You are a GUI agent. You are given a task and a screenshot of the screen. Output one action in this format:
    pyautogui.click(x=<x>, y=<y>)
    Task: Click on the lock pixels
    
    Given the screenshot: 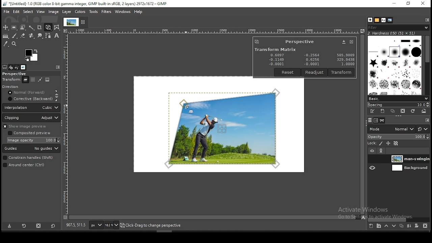 What is the action you would take?
    pyautogui.click(x=380, y=143)
    